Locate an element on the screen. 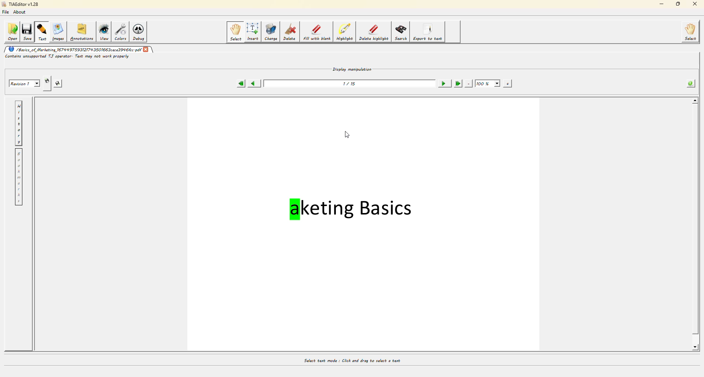 This screenshot has height=377, width=704. maximize is located at coordinates (679, 4).